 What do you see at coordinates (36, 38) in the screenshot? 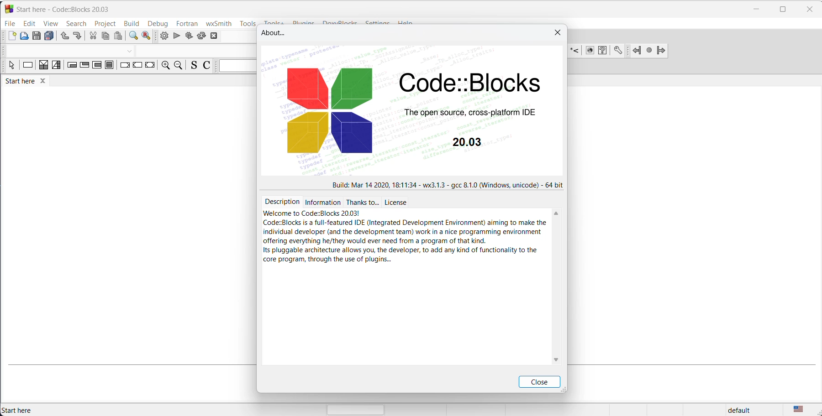
I see `save` at bounding box center [36, 38].